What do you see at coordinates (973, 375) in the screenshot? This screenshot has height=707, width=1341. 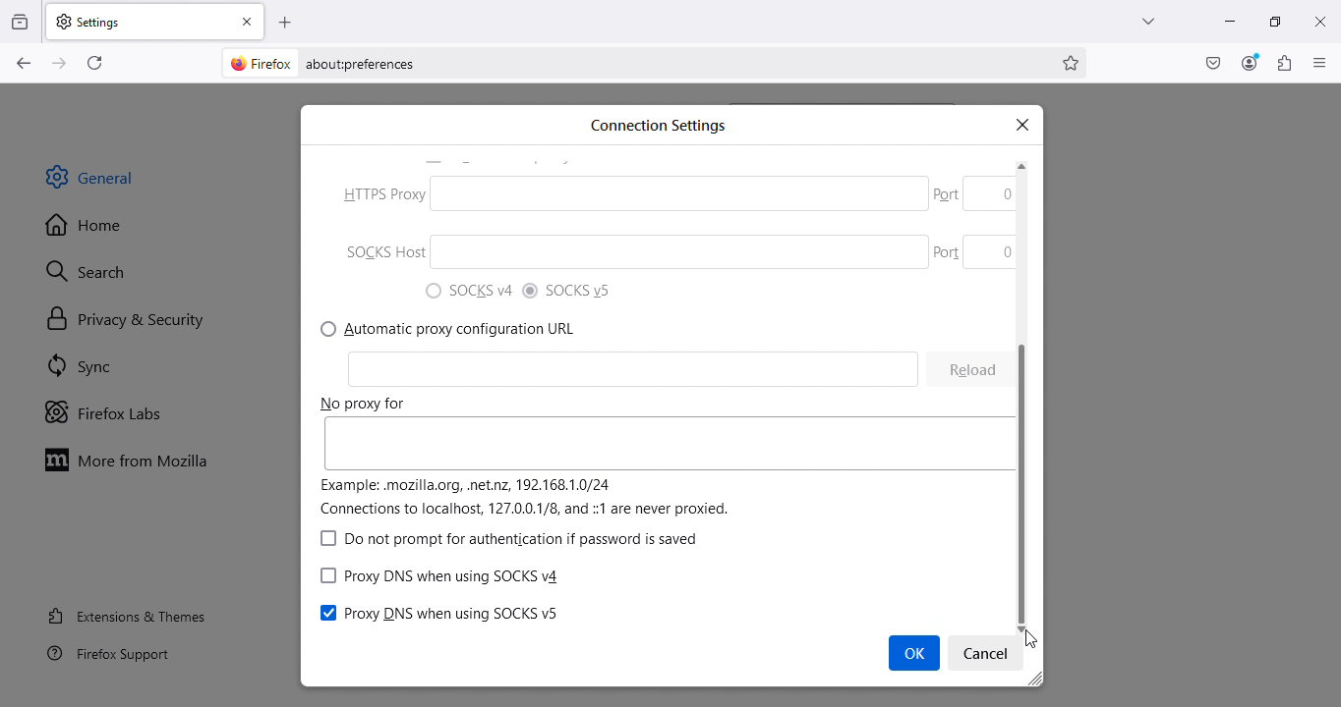 I see `Cleon 0` at bounding box center [973, 375].